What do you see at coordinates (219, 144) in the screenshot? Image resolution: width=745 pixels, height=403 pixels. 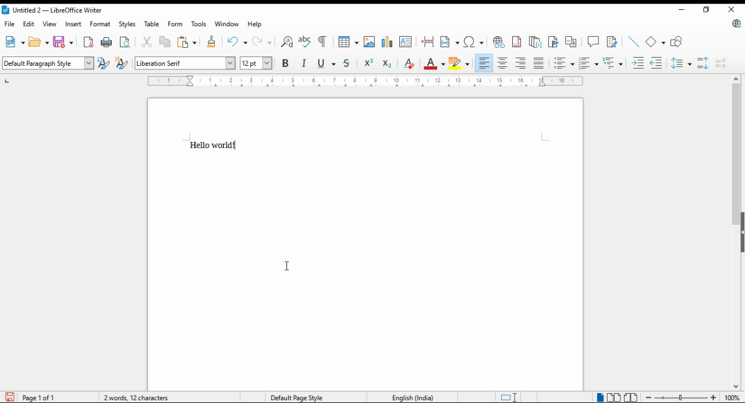 I see `text` at bounding box center [219, 144].